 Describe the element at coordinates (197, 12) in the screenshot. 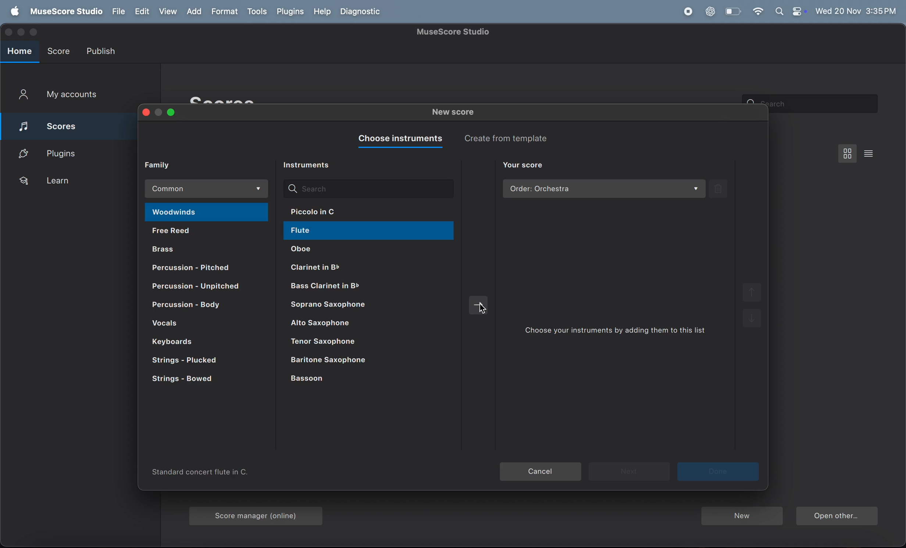

I see `add` at that location.